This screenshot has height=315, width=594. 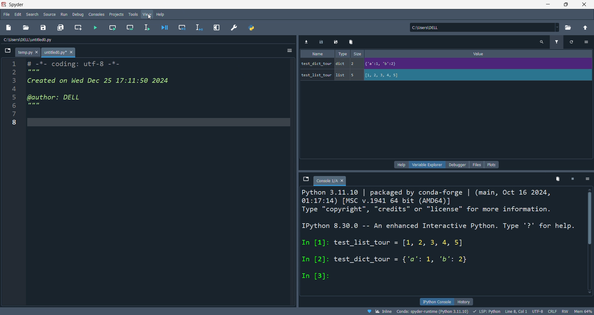 What do you see at coordinates (79, 14) in the screenshot?
I see `debug` at bounding box center [79, 14].